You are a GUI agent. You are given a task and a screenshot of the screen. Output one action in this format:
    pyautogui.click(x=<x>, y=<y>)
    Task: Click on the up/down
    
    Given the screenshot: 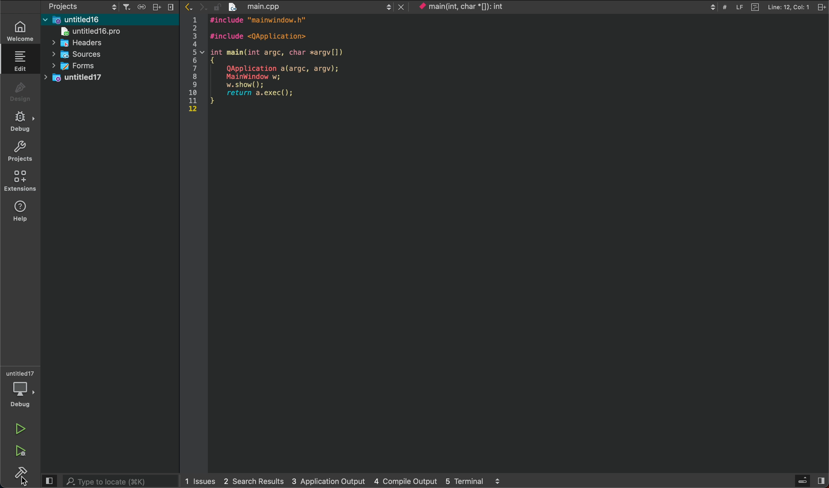 What is the action you would take?
    pyautogui.click(x=113, y=6)
    